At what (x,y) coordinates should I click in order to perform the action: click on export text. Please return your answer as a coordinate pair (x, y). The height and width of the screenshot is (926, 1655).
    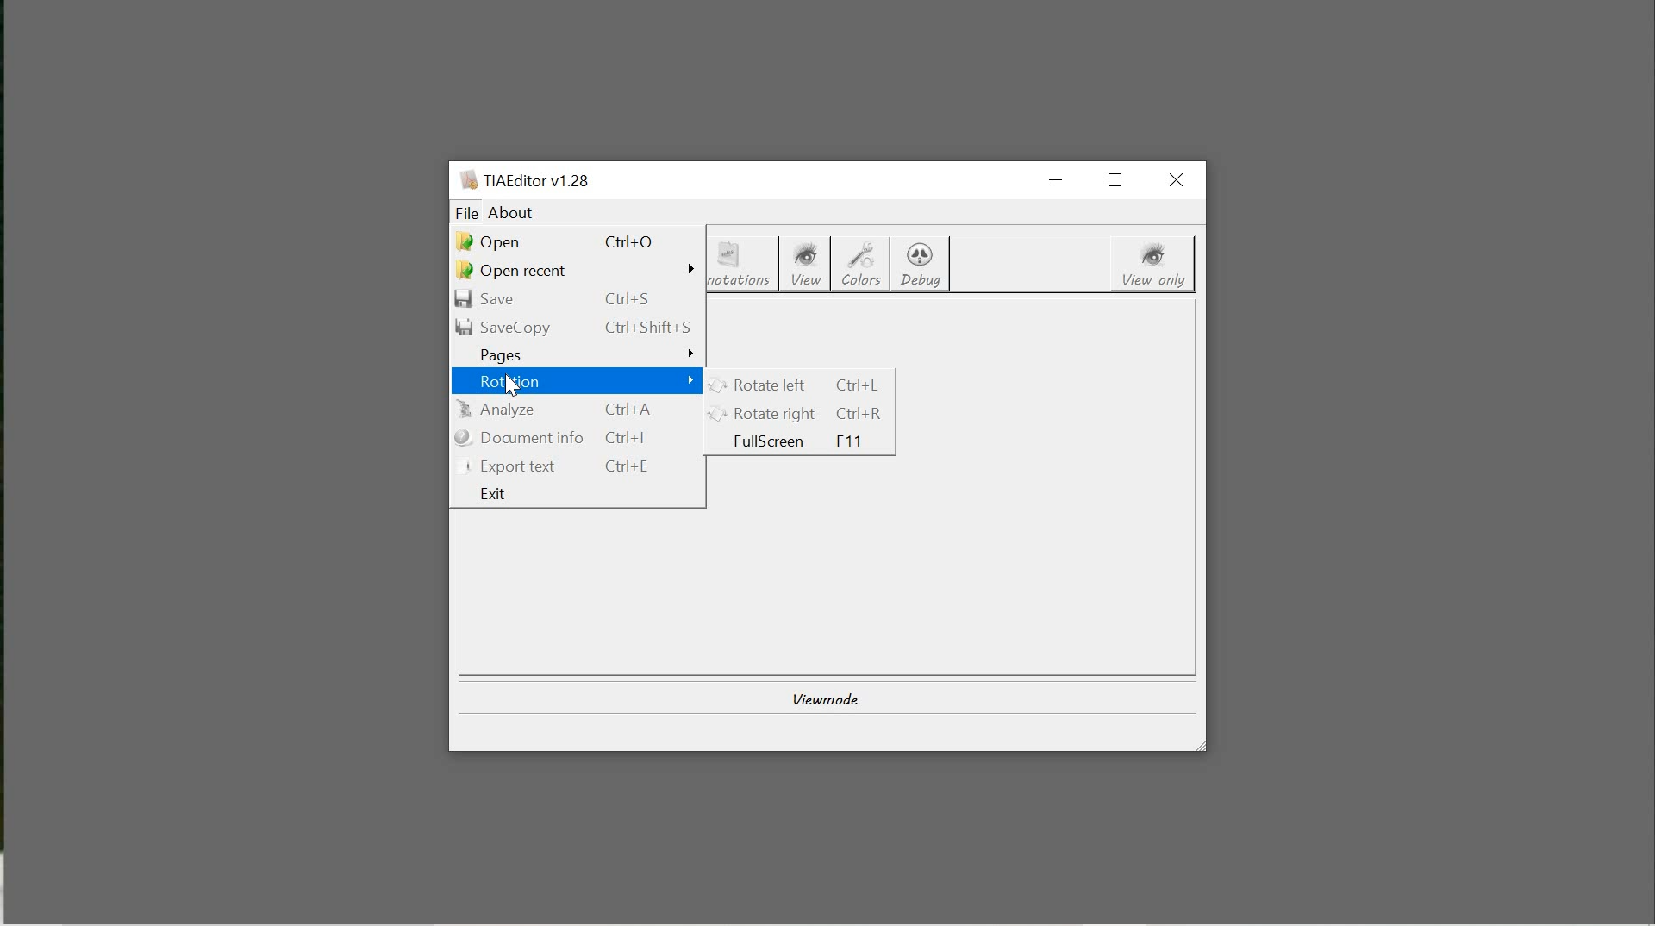
    Looking at the image, I should click on (578, 466).